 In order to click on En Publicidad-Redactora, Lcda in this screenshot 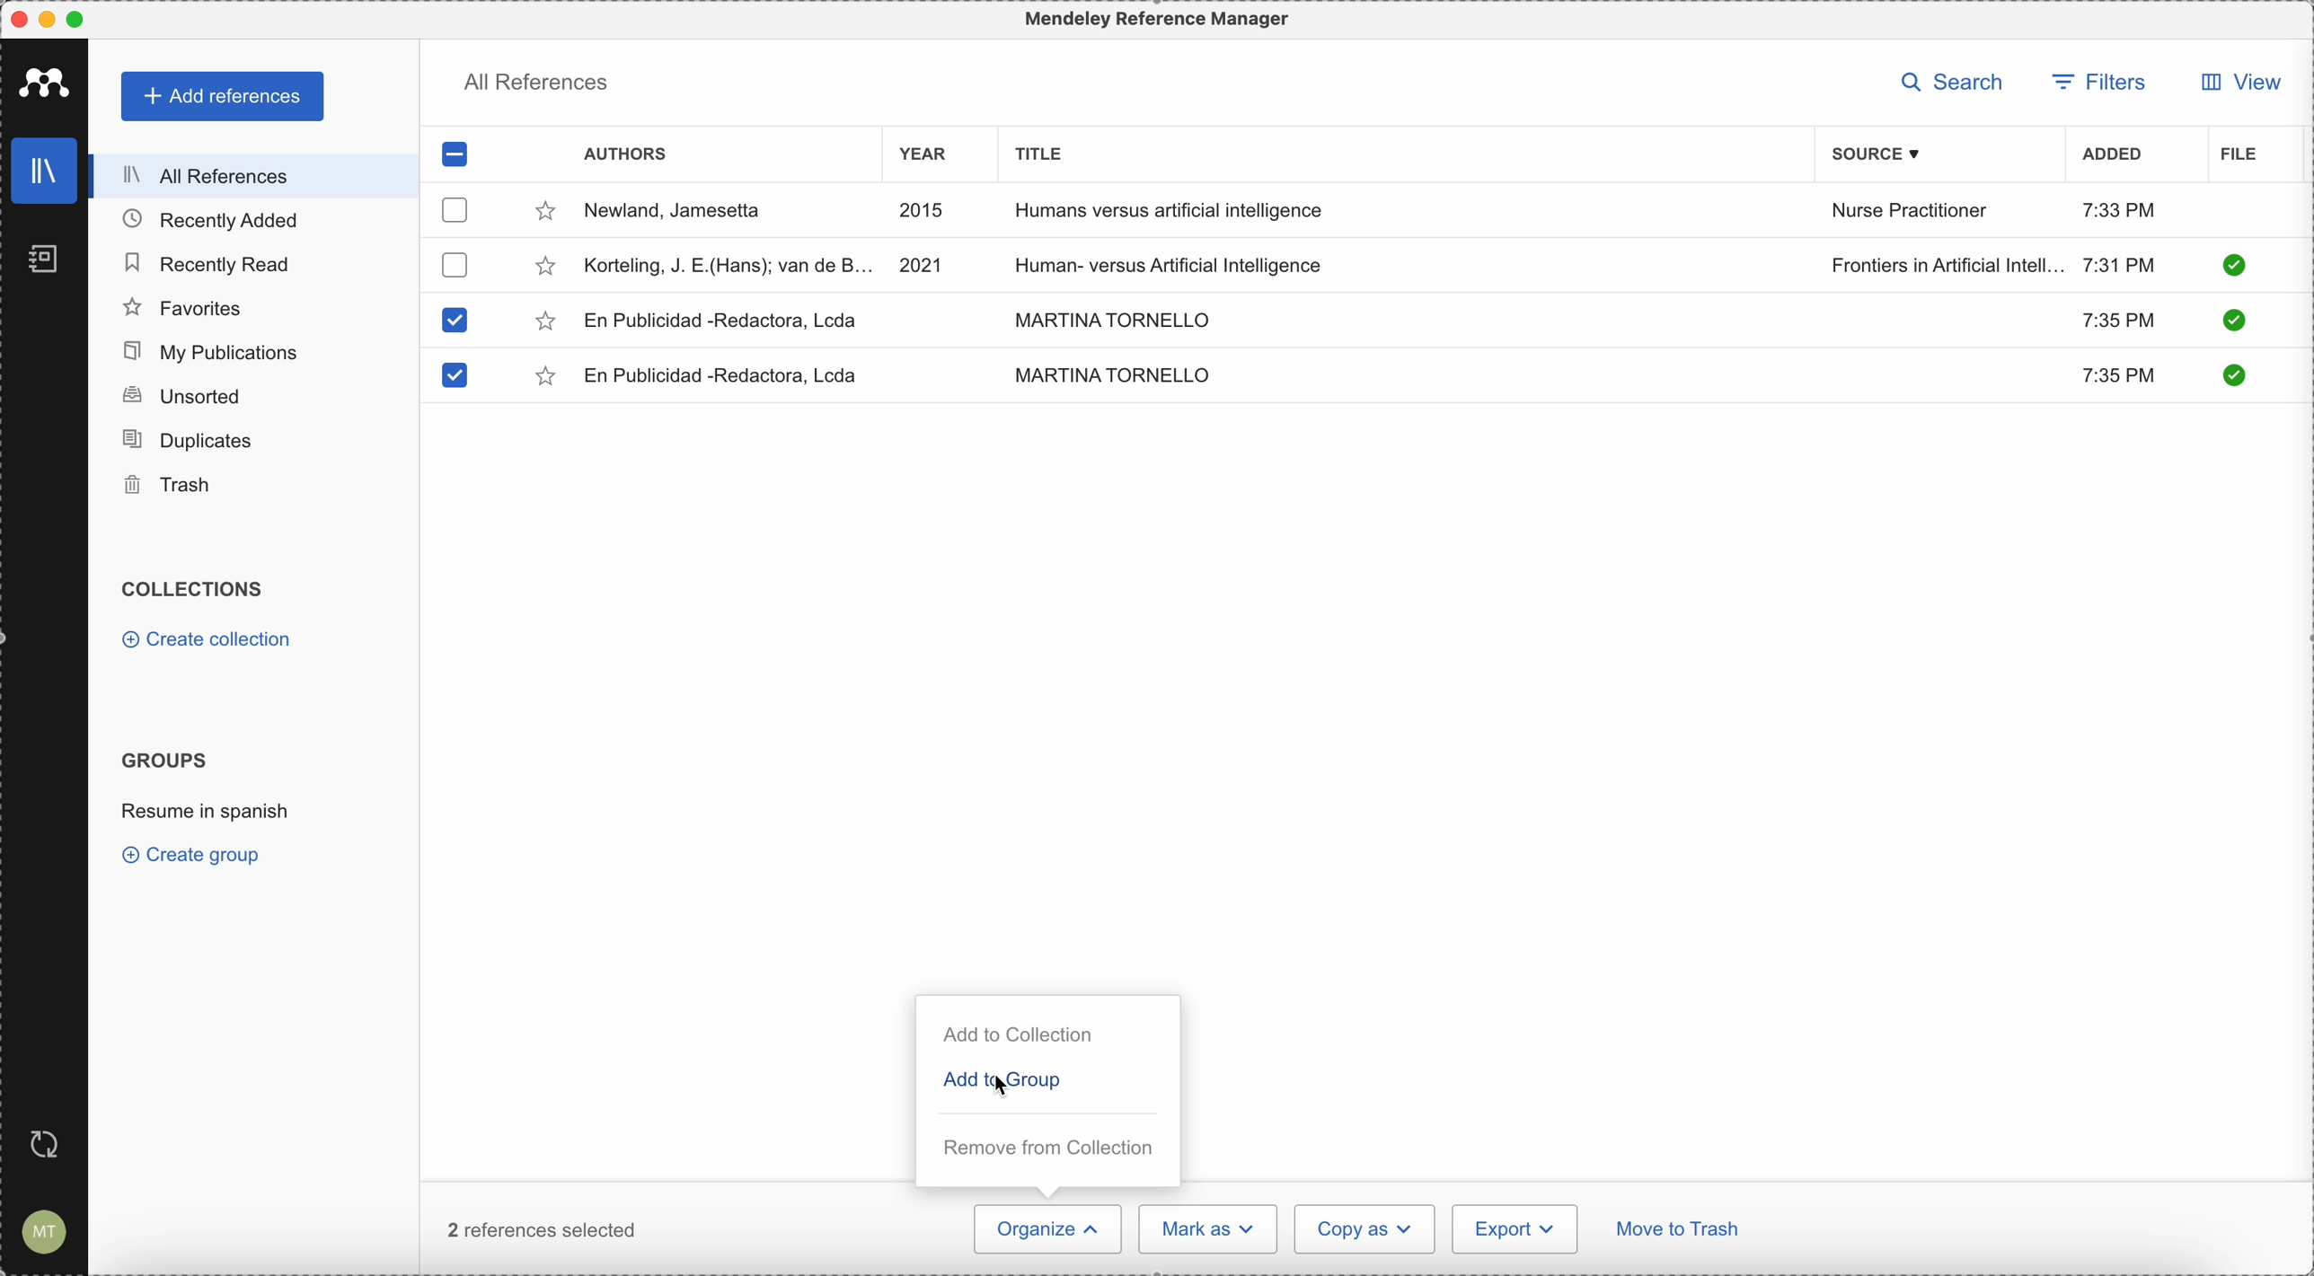, I will do `click(722, 321)`.